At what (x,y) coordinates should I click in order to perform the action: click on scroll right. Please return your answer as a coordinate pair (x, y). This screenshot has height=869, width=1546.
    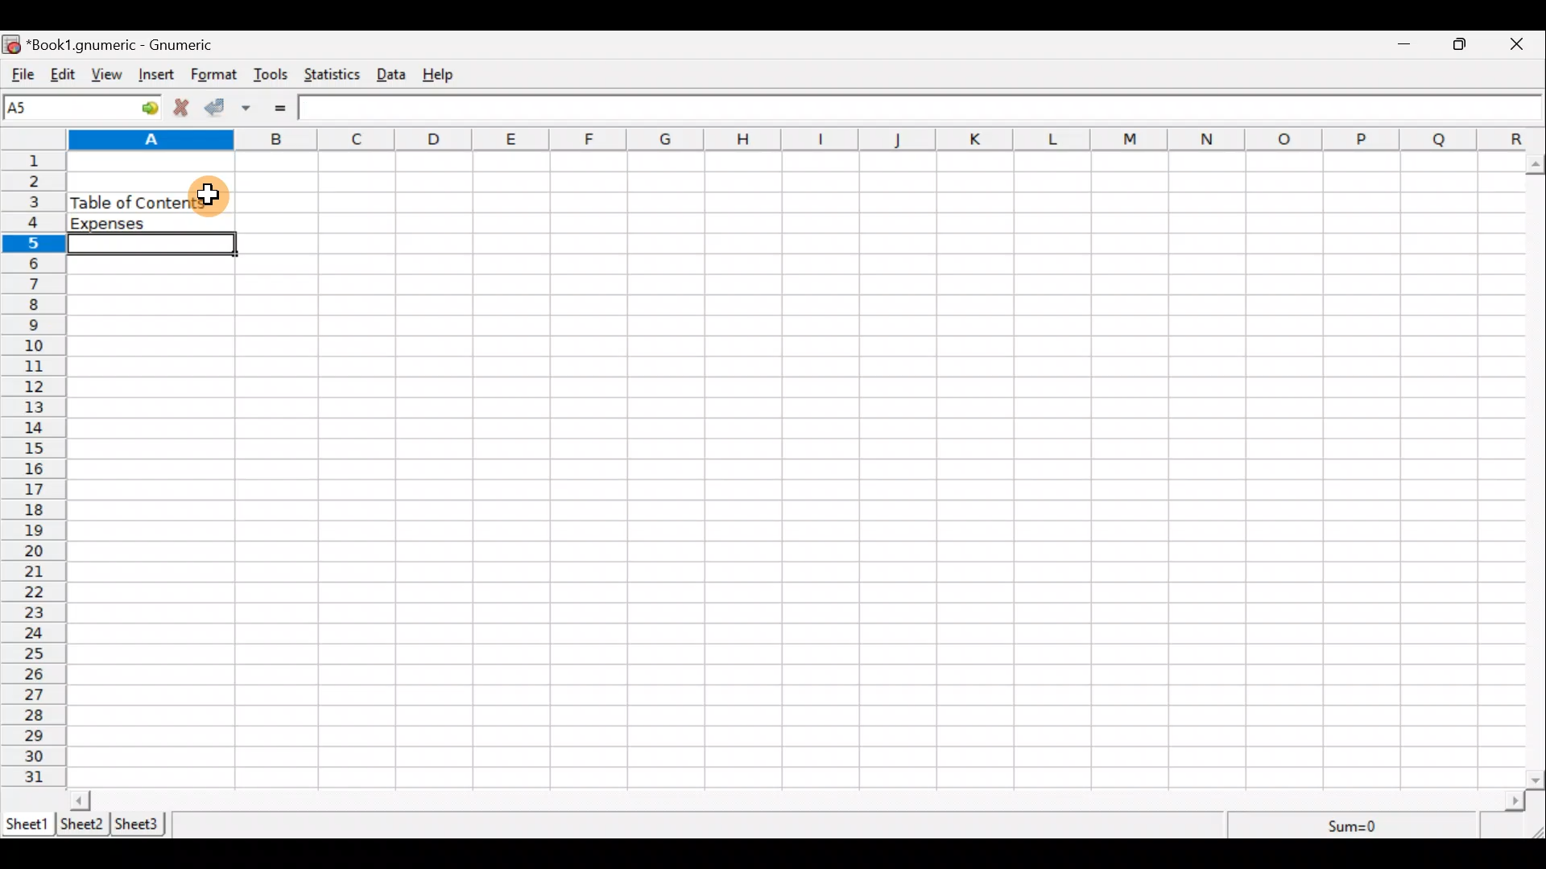
    Looking at the image, I should click on (1515, 801).